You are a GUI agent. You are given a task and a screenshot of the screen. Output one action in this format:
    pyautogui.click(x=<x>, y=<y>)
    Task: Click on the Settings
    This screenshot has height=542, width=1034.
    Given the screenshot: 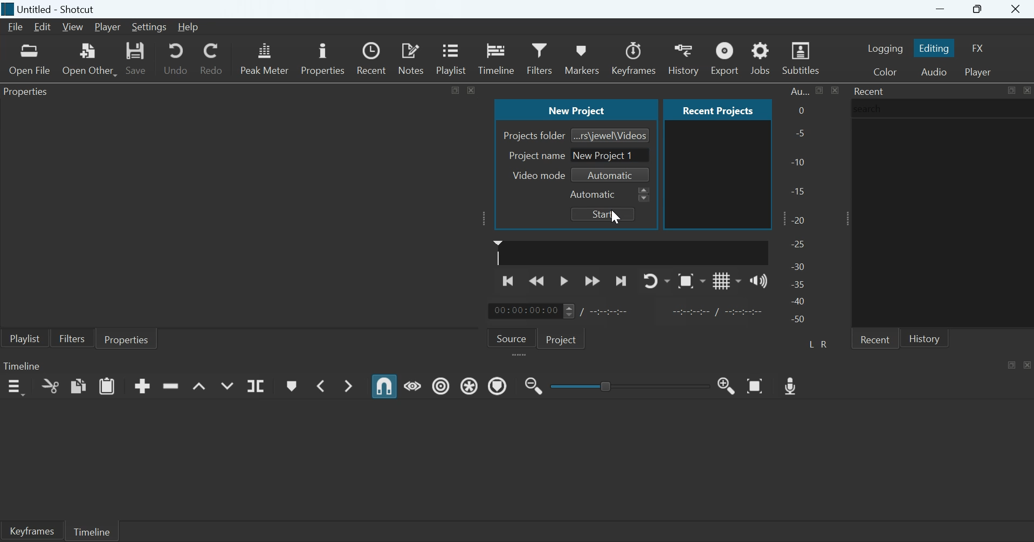 What is the action you would take?
    pyautogui.click(x=149, y=27)
    